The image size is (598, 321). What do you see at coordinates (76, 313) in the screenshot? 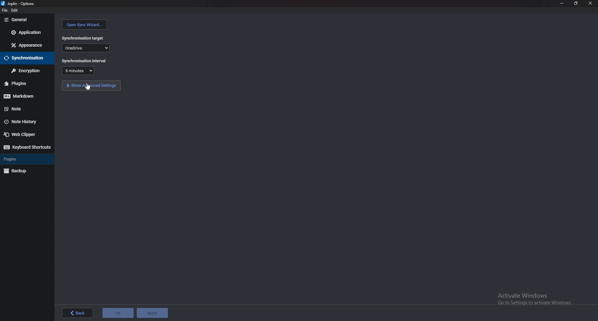
I see `back` at bounding box center [76, 313].